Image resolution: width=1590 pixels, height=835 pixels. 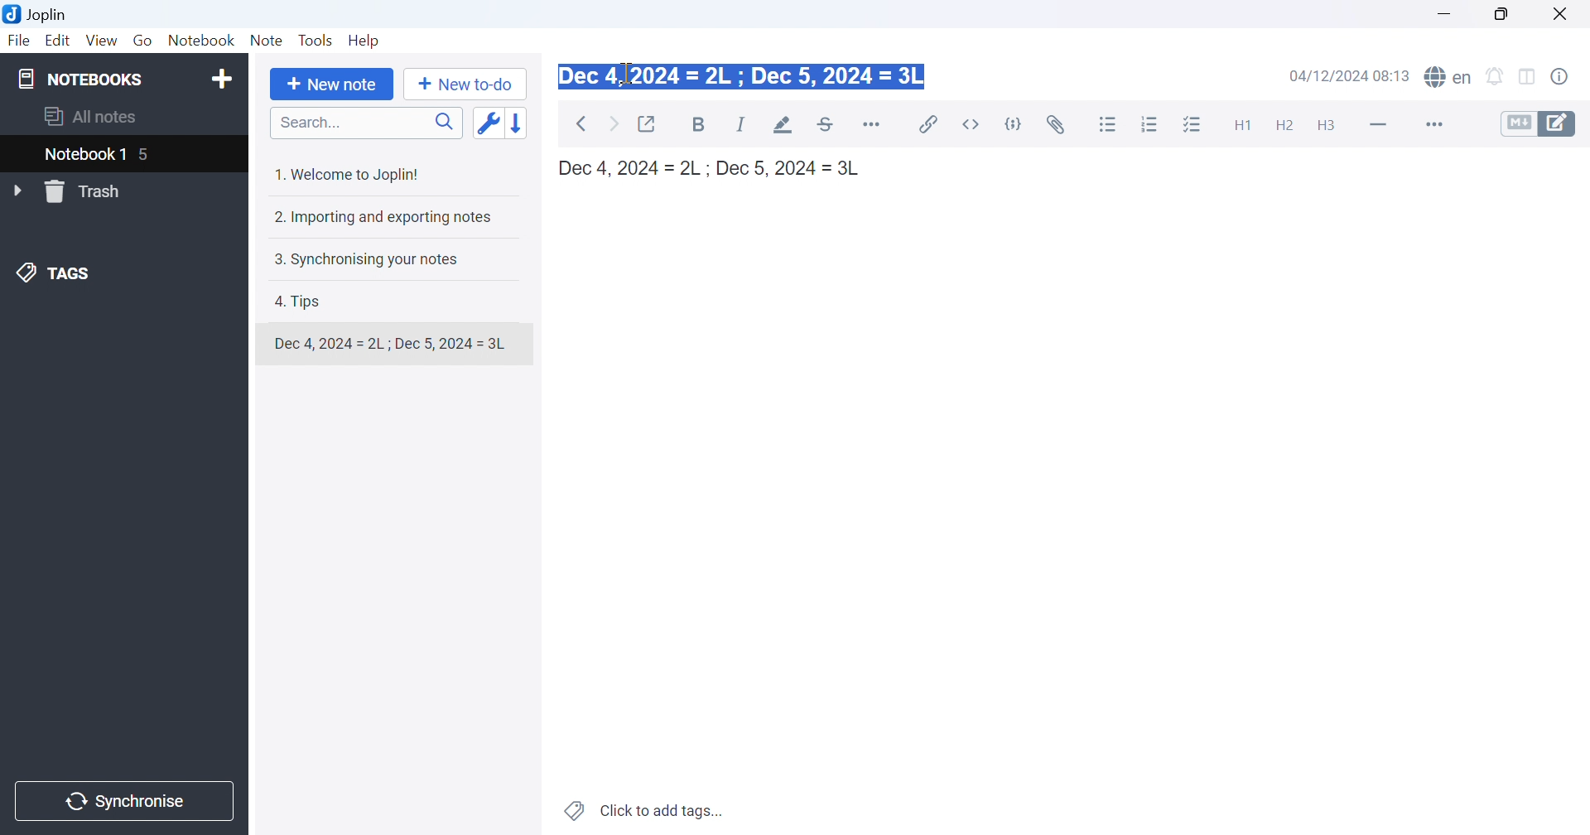 I want to click on Go, so click(x=145, y=41).